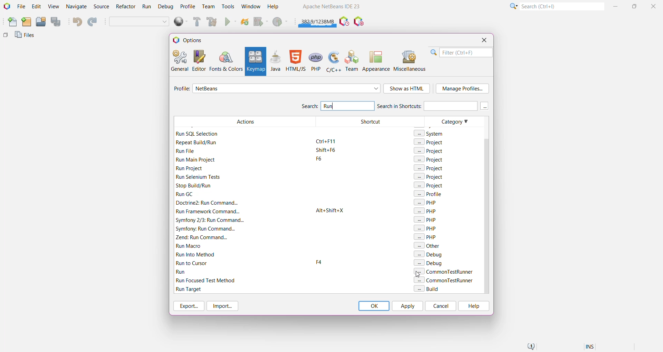  What do you see at coordinates (255, 61) in the screenshot?
I see `Keymap` at bounding box center [255, 61].